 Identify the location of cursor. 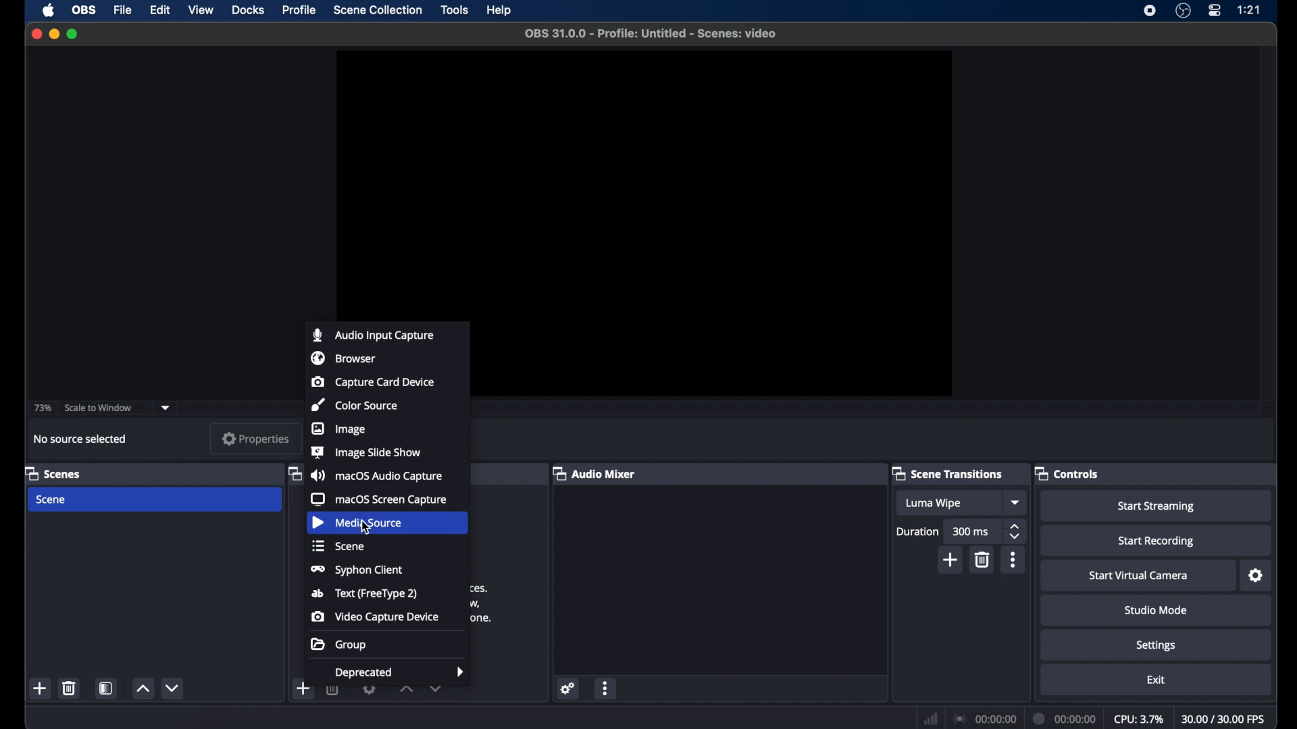
(367, 528).